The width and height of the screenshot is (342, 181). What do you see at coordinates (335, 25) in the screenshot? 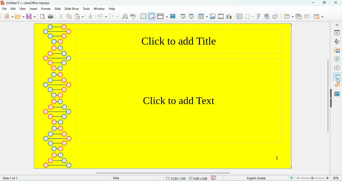
I see `sidebar setting` at bounding box center [335, 25].